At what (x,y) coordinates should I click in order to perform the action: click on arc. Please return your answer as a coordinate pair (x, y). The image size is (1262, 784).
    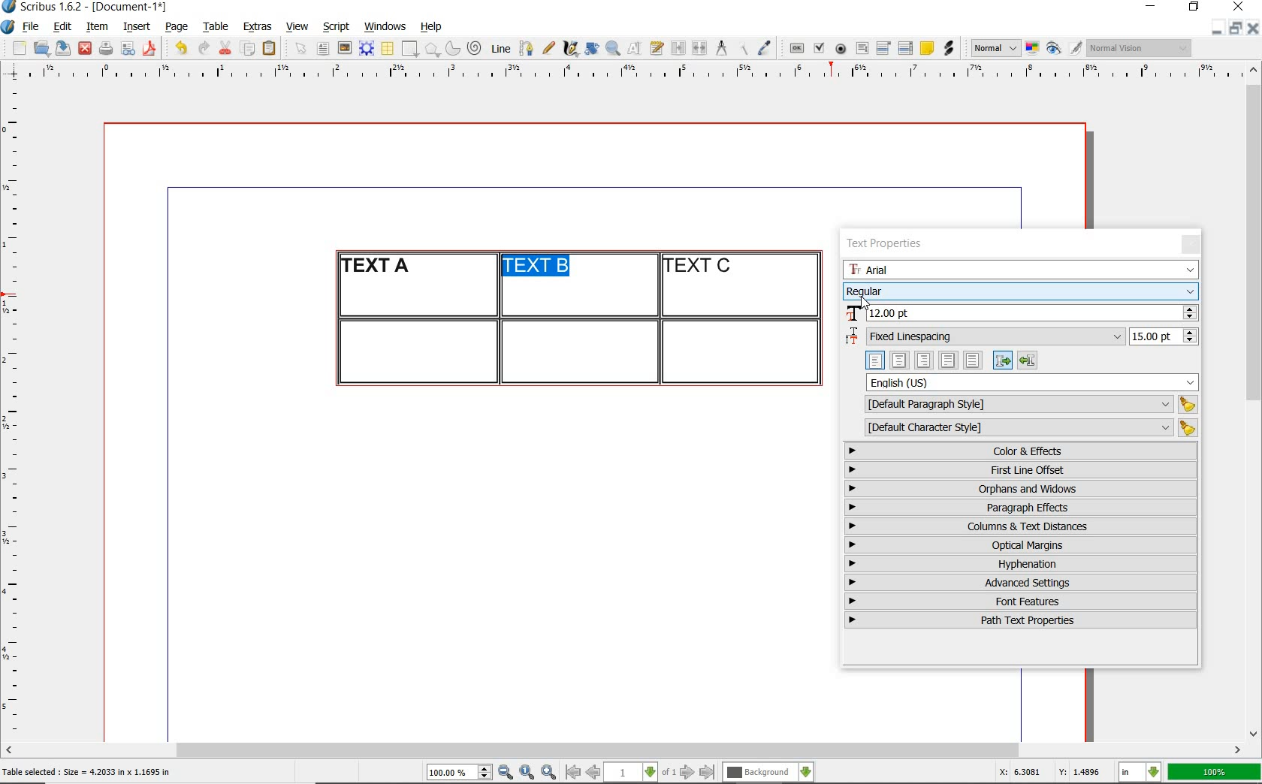
    Looking at the image, I should click on (452, 48).